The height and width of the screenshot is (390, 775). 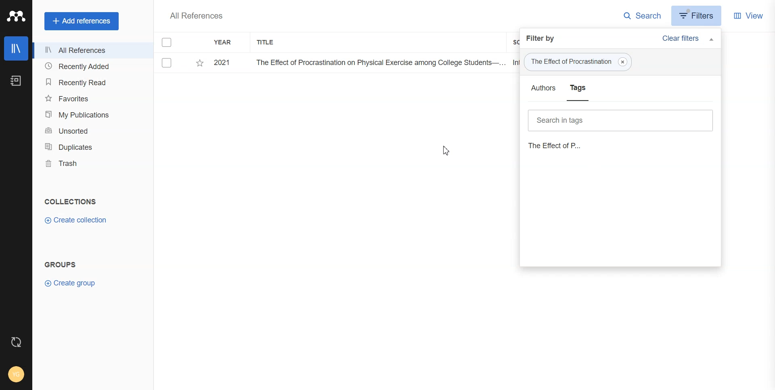 I want to click on Starred, so click(x=201, y=63).